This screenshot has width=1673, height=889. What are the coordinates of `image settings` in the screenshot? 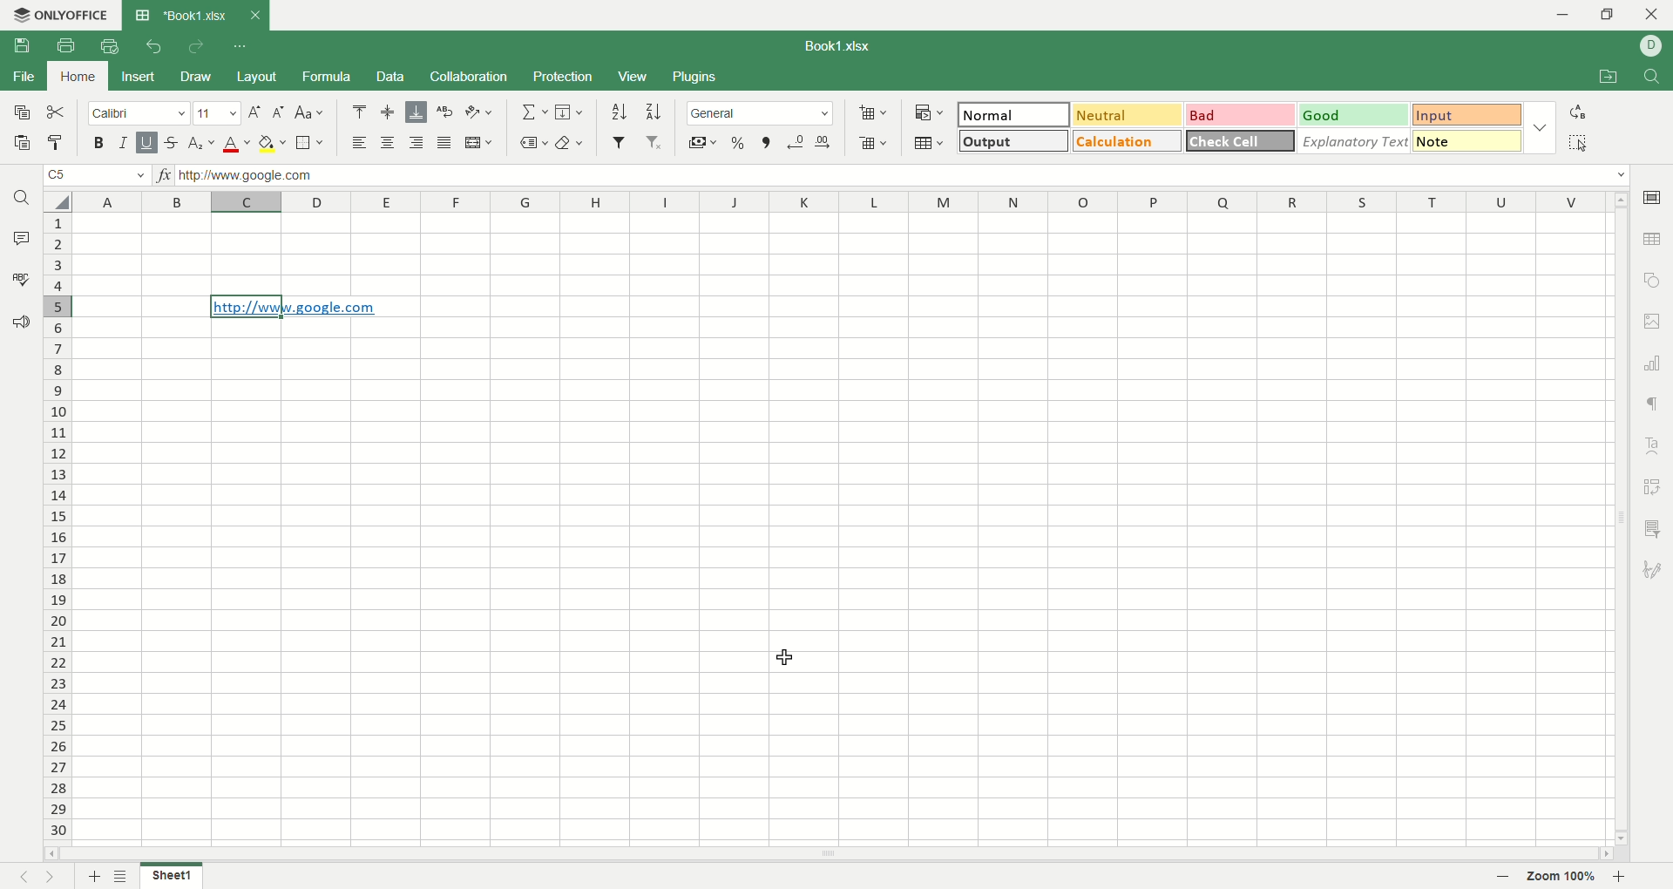 It's located at (1653, 321).